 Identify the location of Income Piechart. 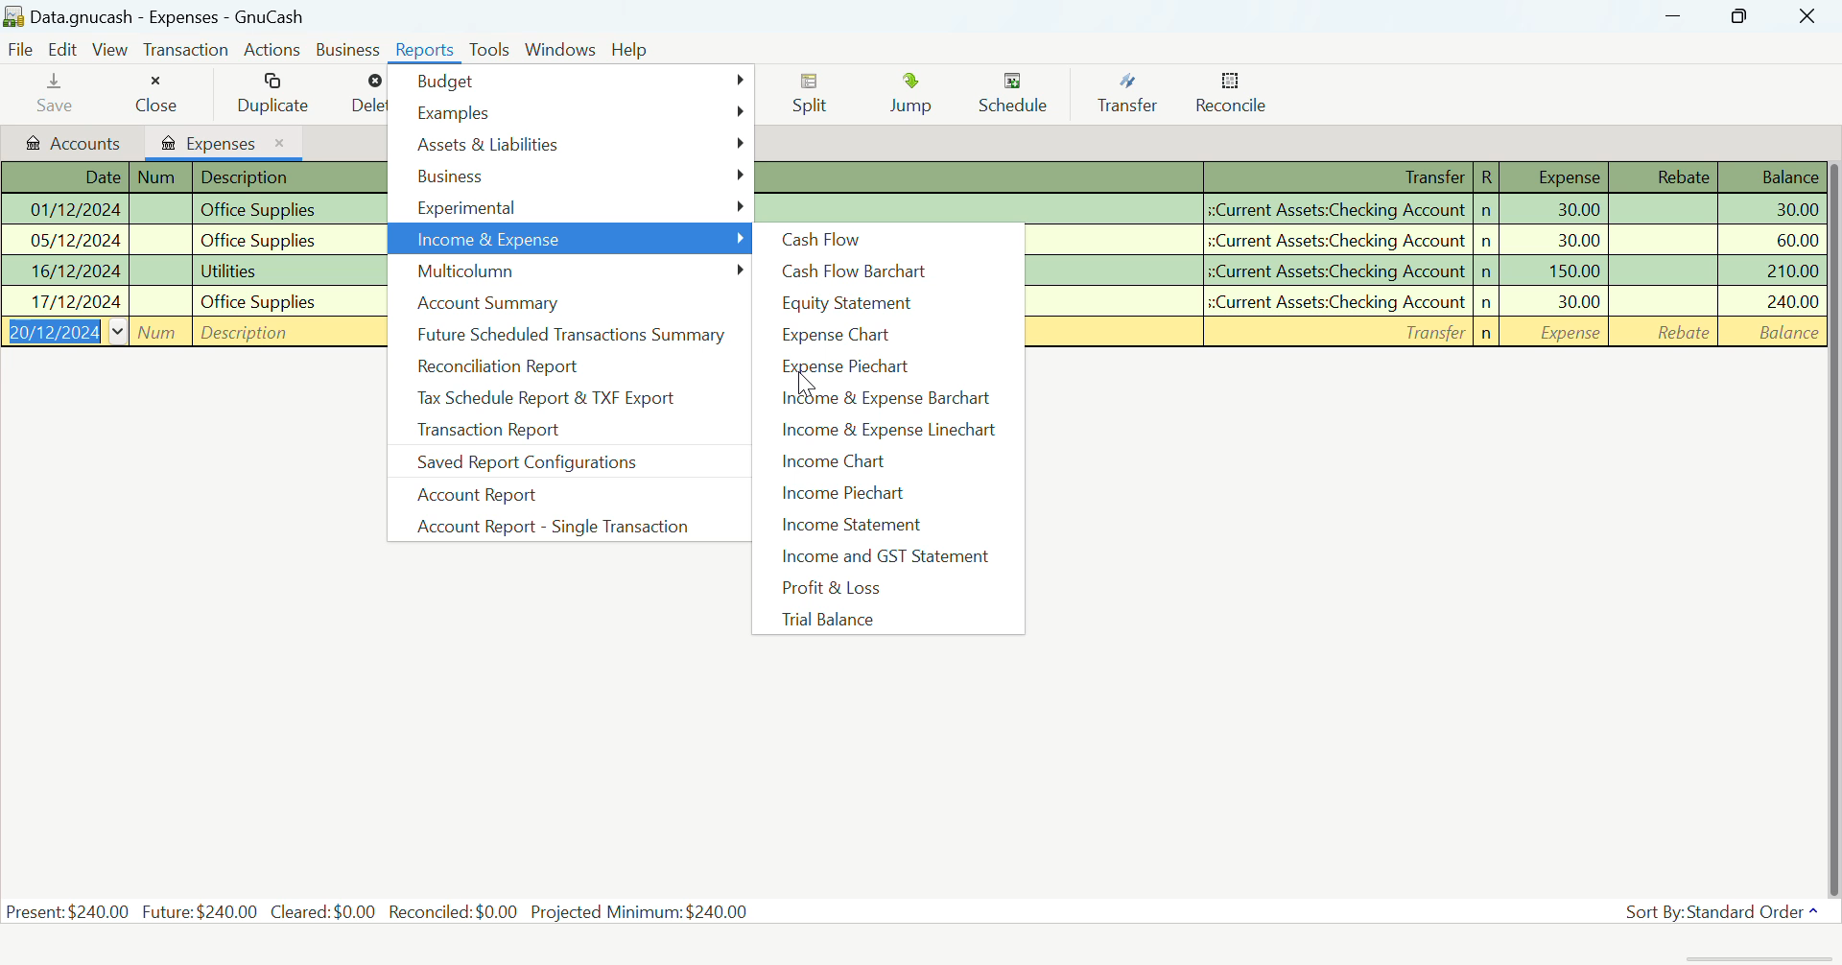
(885, 494).